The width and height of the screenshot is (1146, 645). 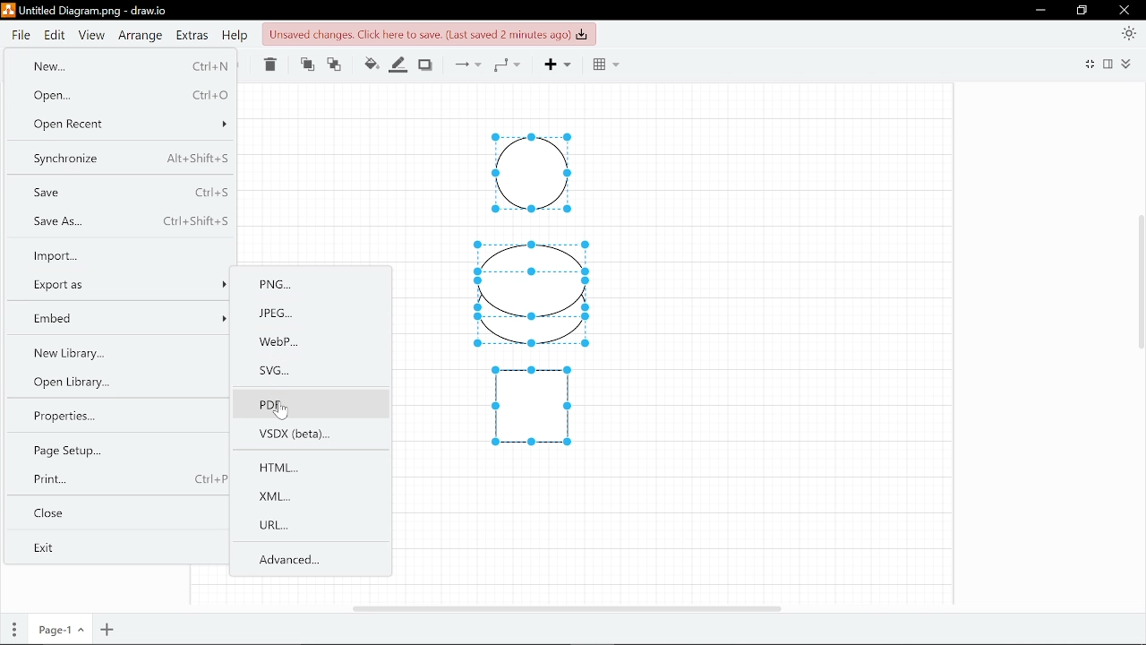 I want to click on Current page, so click(x=59, y=630).